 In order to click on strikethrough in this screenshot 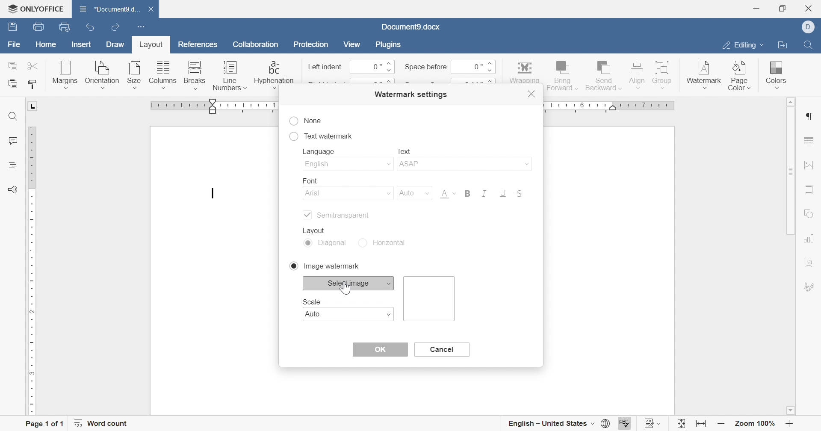, I will do `click(520, 195)`.